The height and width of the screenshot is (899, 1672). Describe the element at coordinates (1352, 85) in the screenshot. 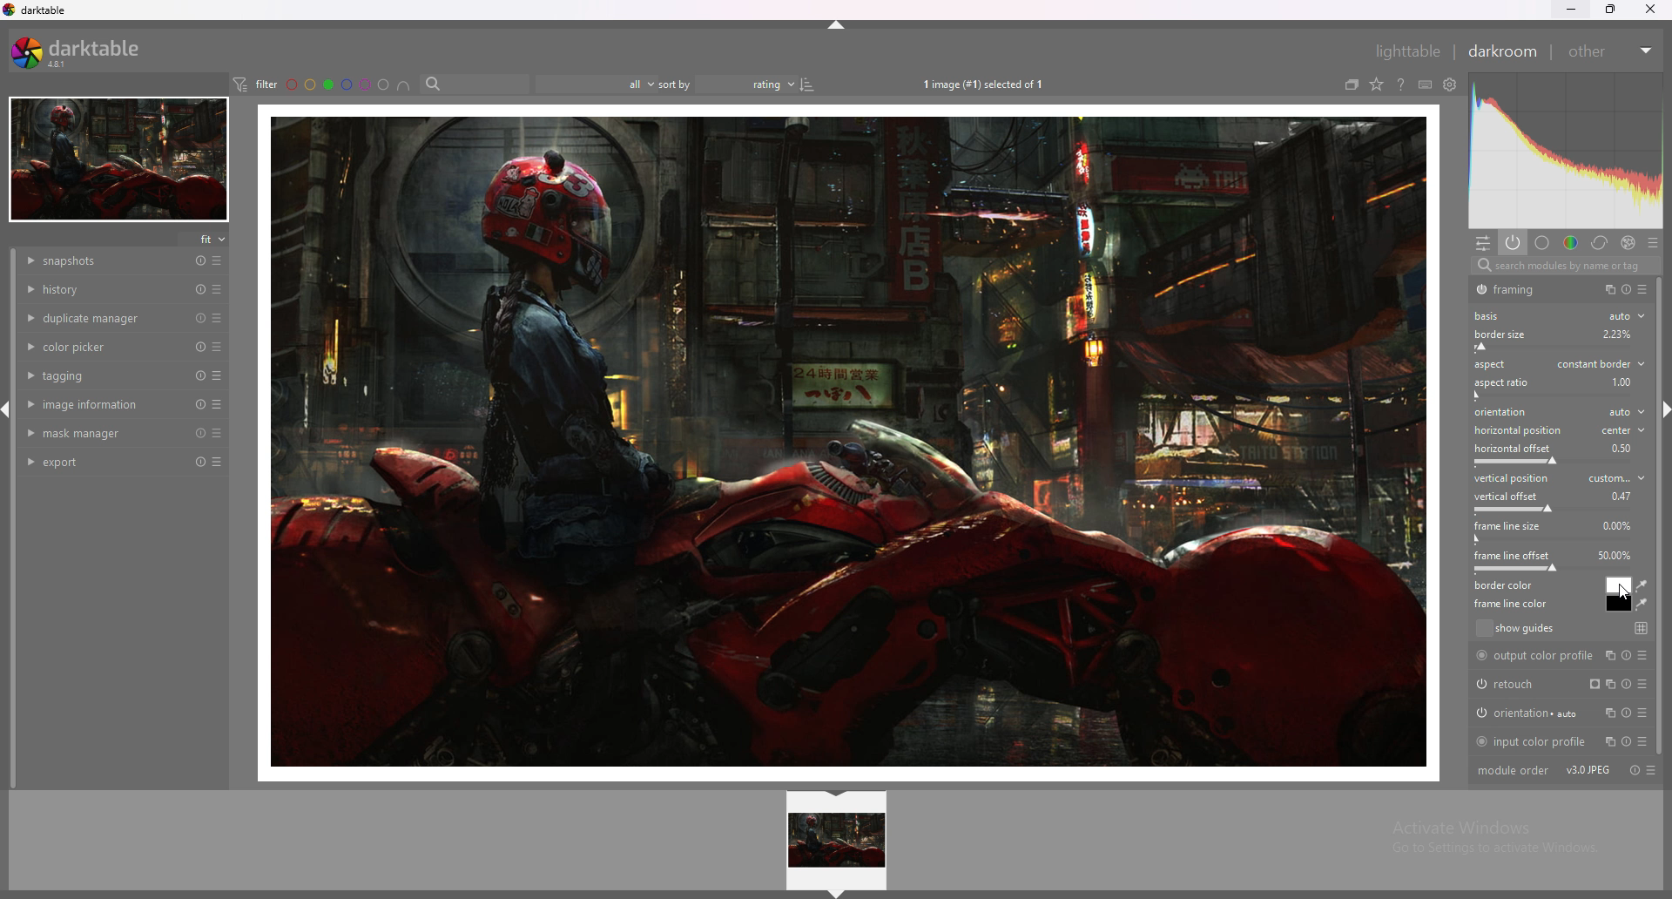

I see `collapse grouped images` at that location.